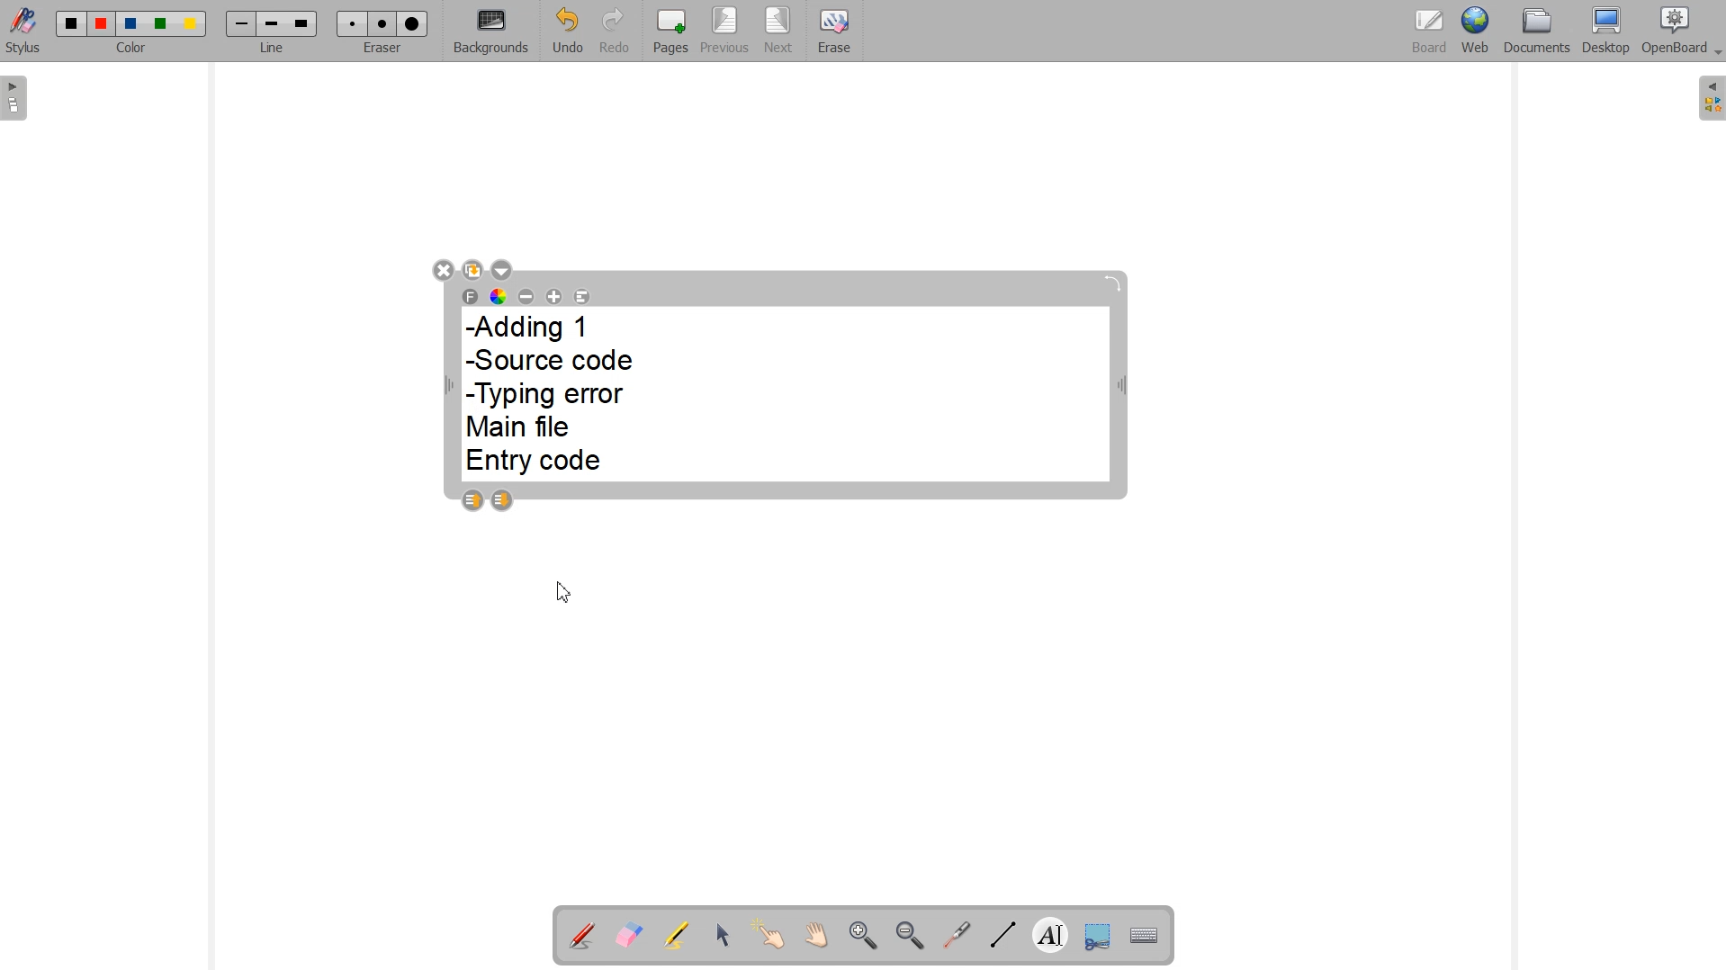 The width and height of the screenshot is (1726, 970). What do you see at coordinates (555, 396) in the screenshot?
I see `-Adding 1 -Source code -Typing error Main file Entry code` at bounding box center [555, 396].